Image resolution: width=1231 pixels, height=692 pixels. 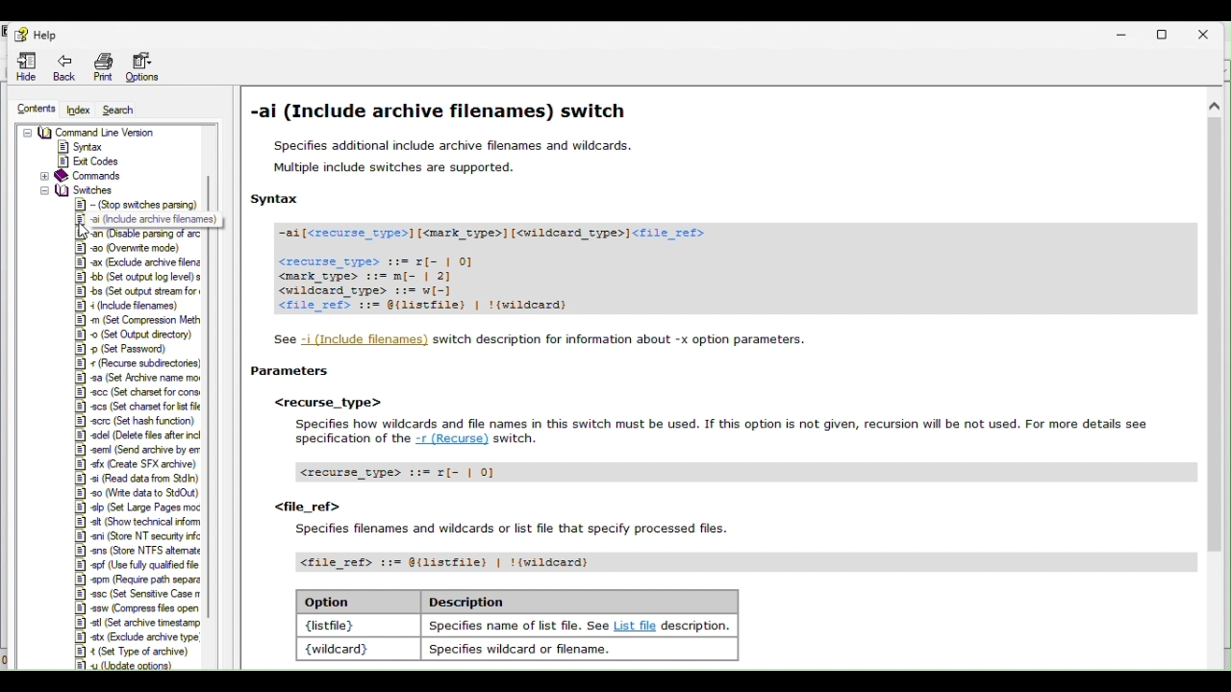 I want to click on J. 9 (include archive filenames), so click(x=148, y=221).